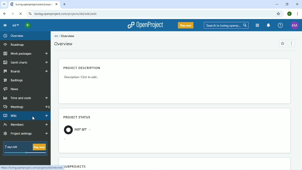 The width and height of the screenshot is (302, 170). Describe the element at coordinates (25, 71) in the screenshot. I see `Boards` at that location.